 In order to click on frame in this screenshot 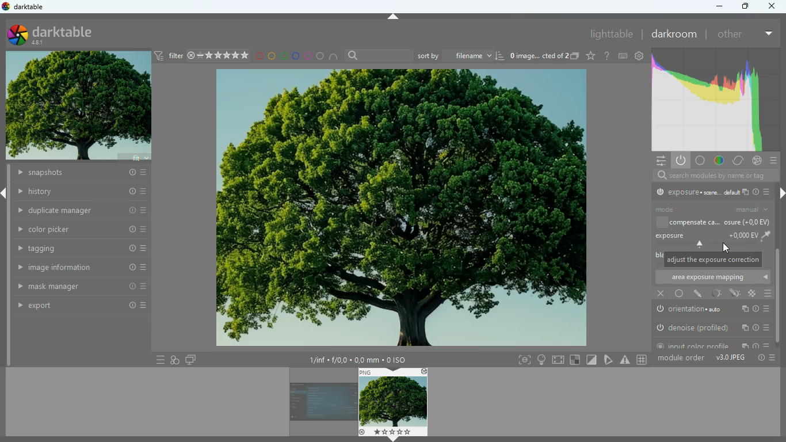, I will do `click(525, 360)`.